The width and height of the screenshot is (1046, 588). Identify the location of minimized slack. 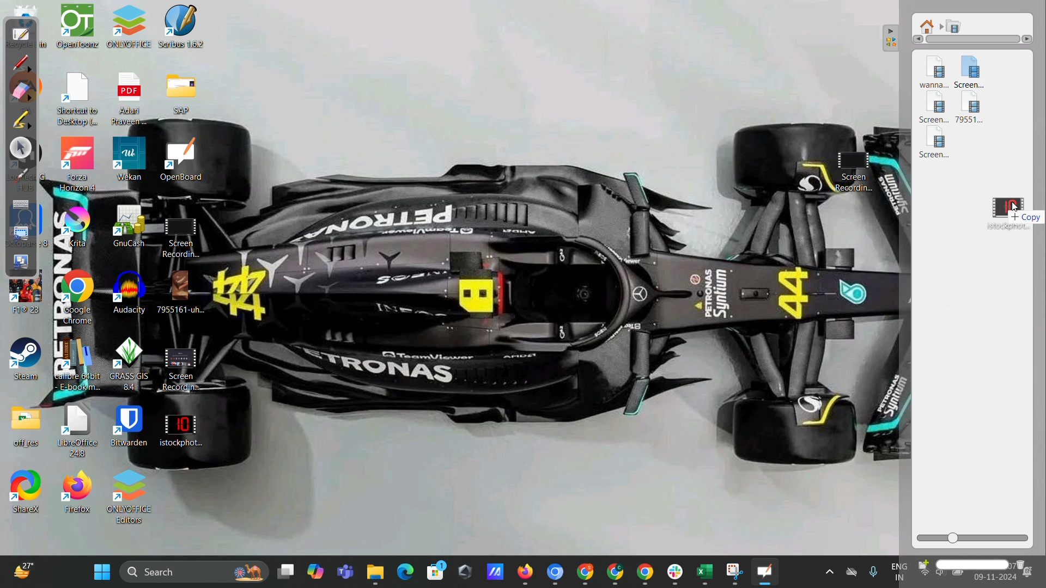
(676, 573).